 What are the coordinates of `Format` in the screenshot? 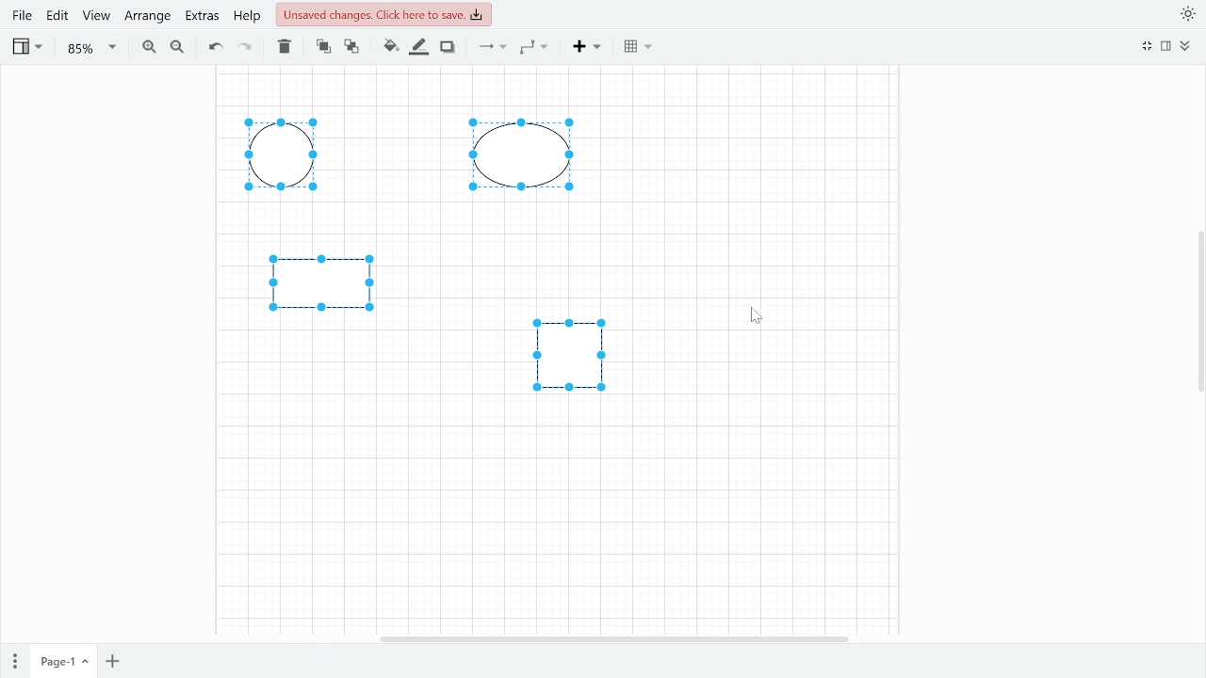 It's located at (1166, 48).